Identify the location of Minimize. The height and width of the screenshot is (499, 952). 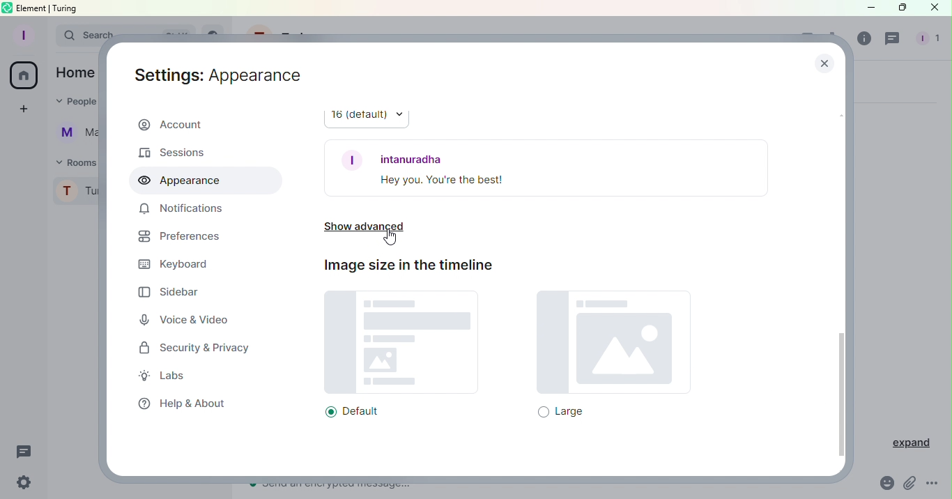
(866, 7).